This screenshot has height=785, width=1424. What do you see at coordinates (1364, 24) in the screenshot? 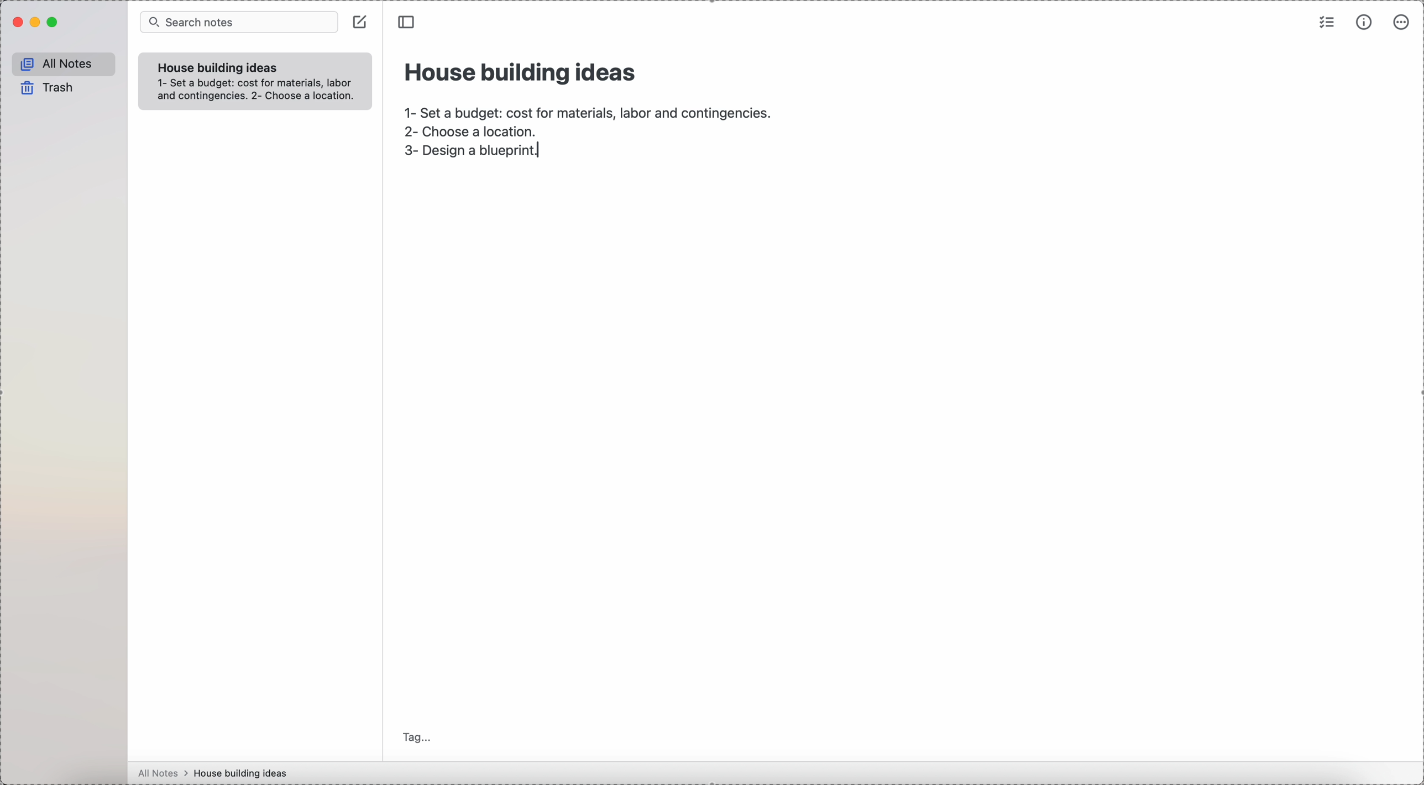
I see `metrics` at bounding box center [1364, 24].